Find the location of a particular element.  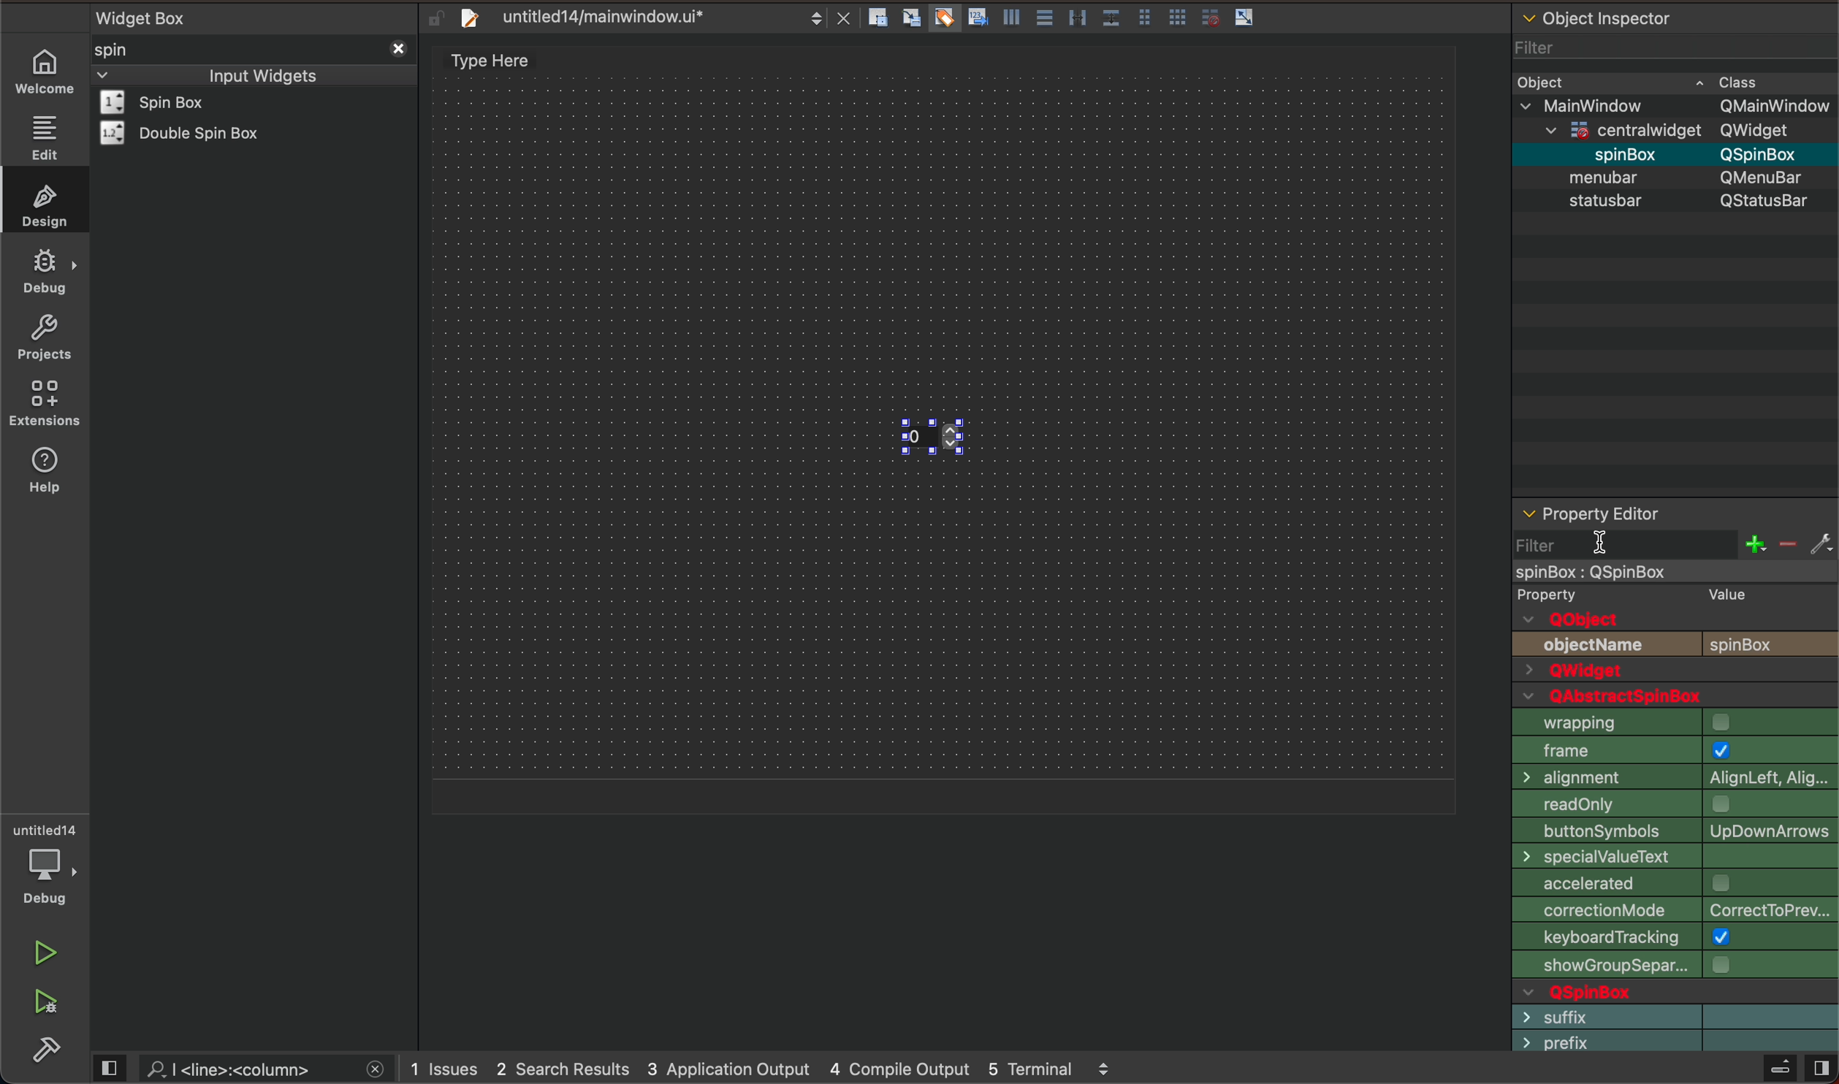

help is located at coordinates (51, 478).